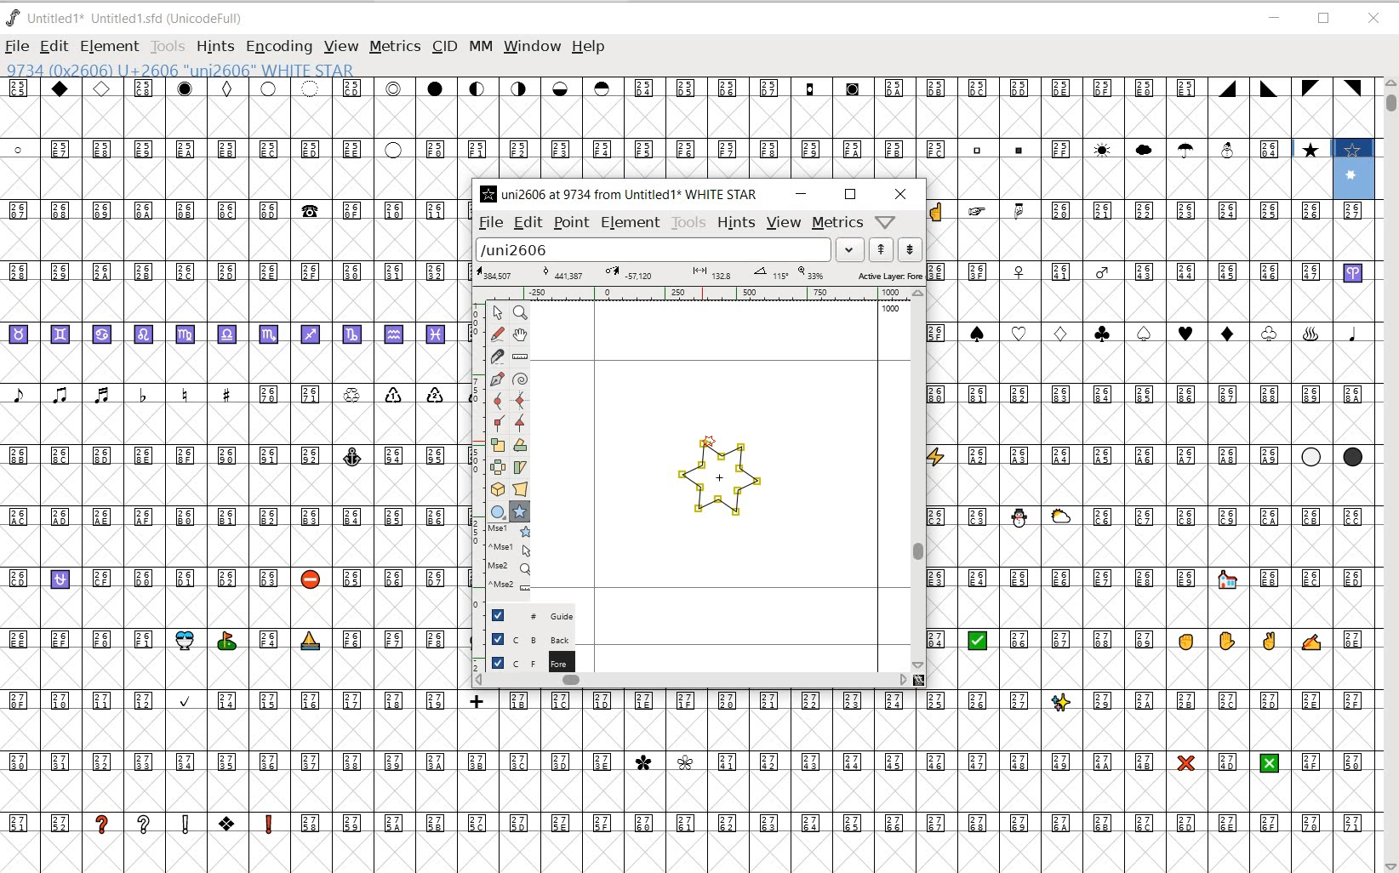 This screenshot has width=1399, height=873. Describe the element at coordinates (497, 447) in the screenshot. I see `SELECT THE SELECTION` at that location.